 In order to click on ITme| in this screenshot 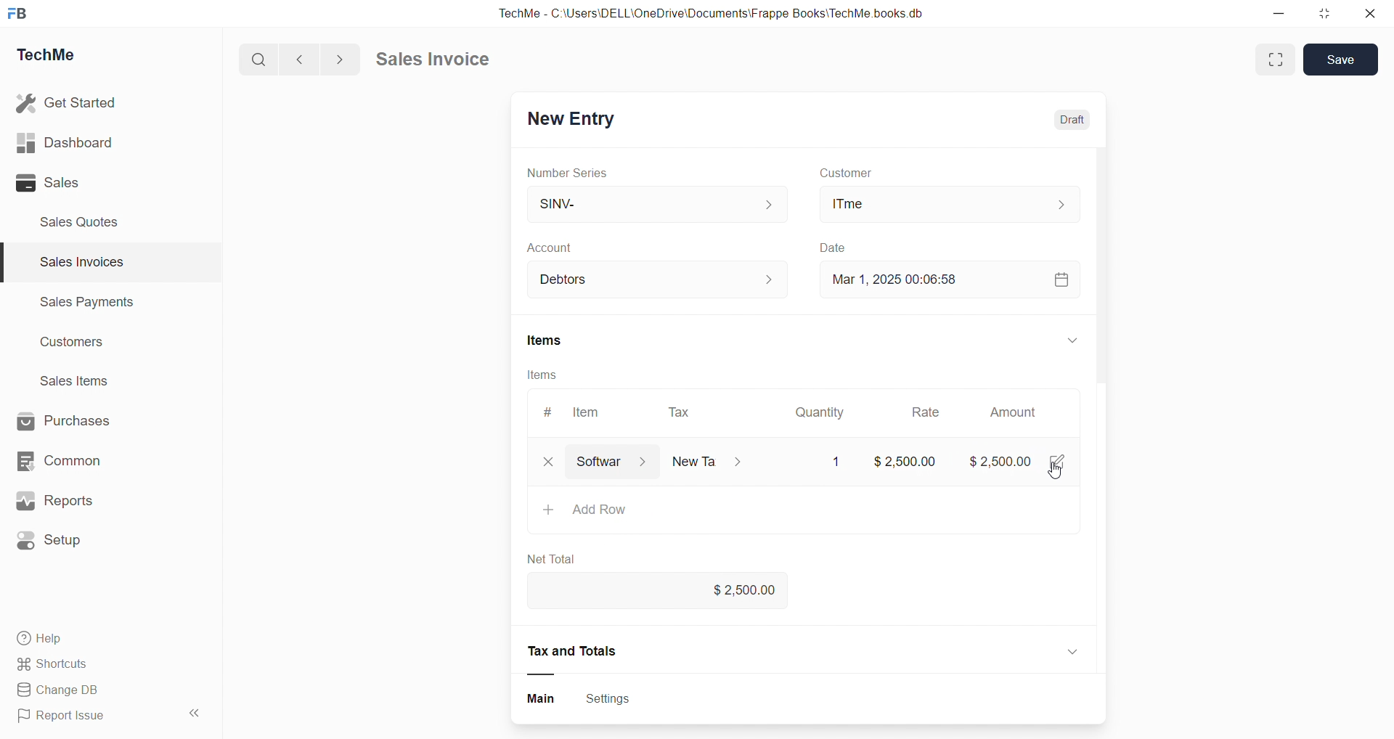, I will do `click(947, 203)`.